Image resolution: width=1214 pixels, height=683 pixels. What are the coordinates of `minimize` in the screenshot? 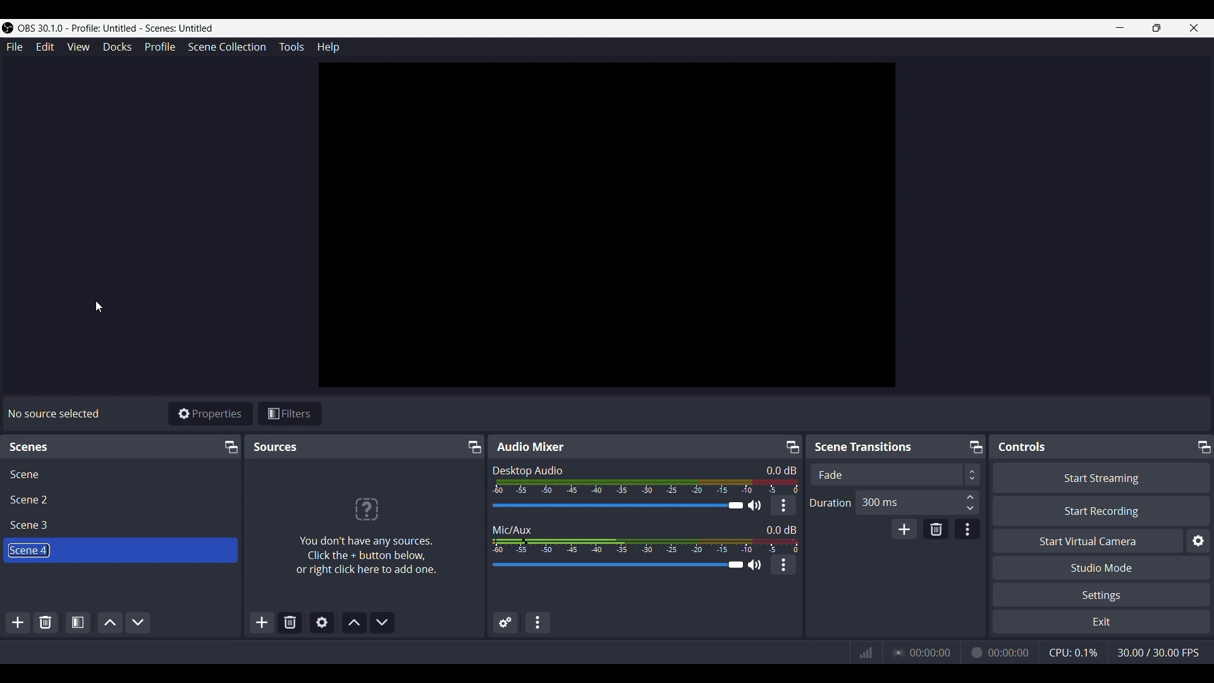 It's located at (1119, 27).